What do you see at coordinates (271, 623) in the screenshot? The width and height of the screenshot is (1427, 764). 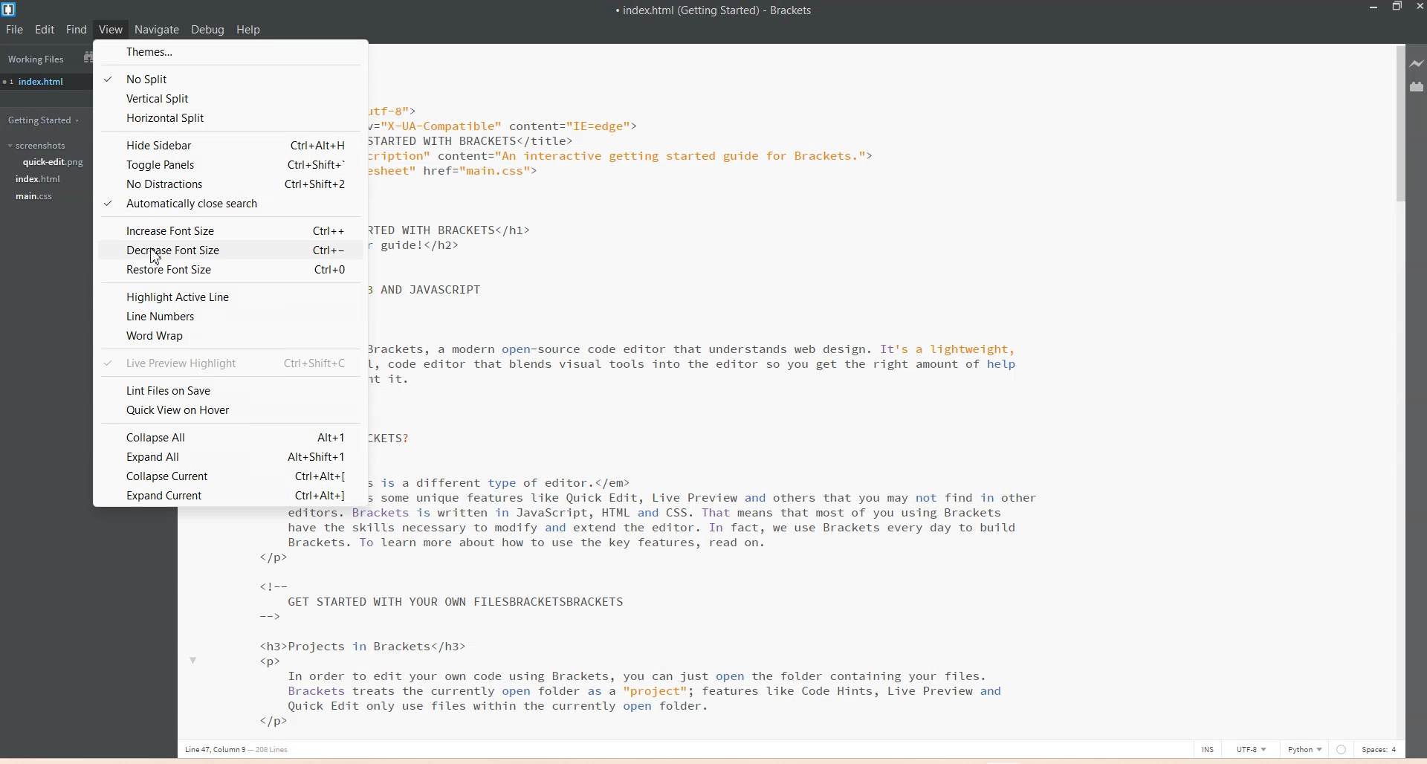 I see `text` at bounding box center [271, 623].